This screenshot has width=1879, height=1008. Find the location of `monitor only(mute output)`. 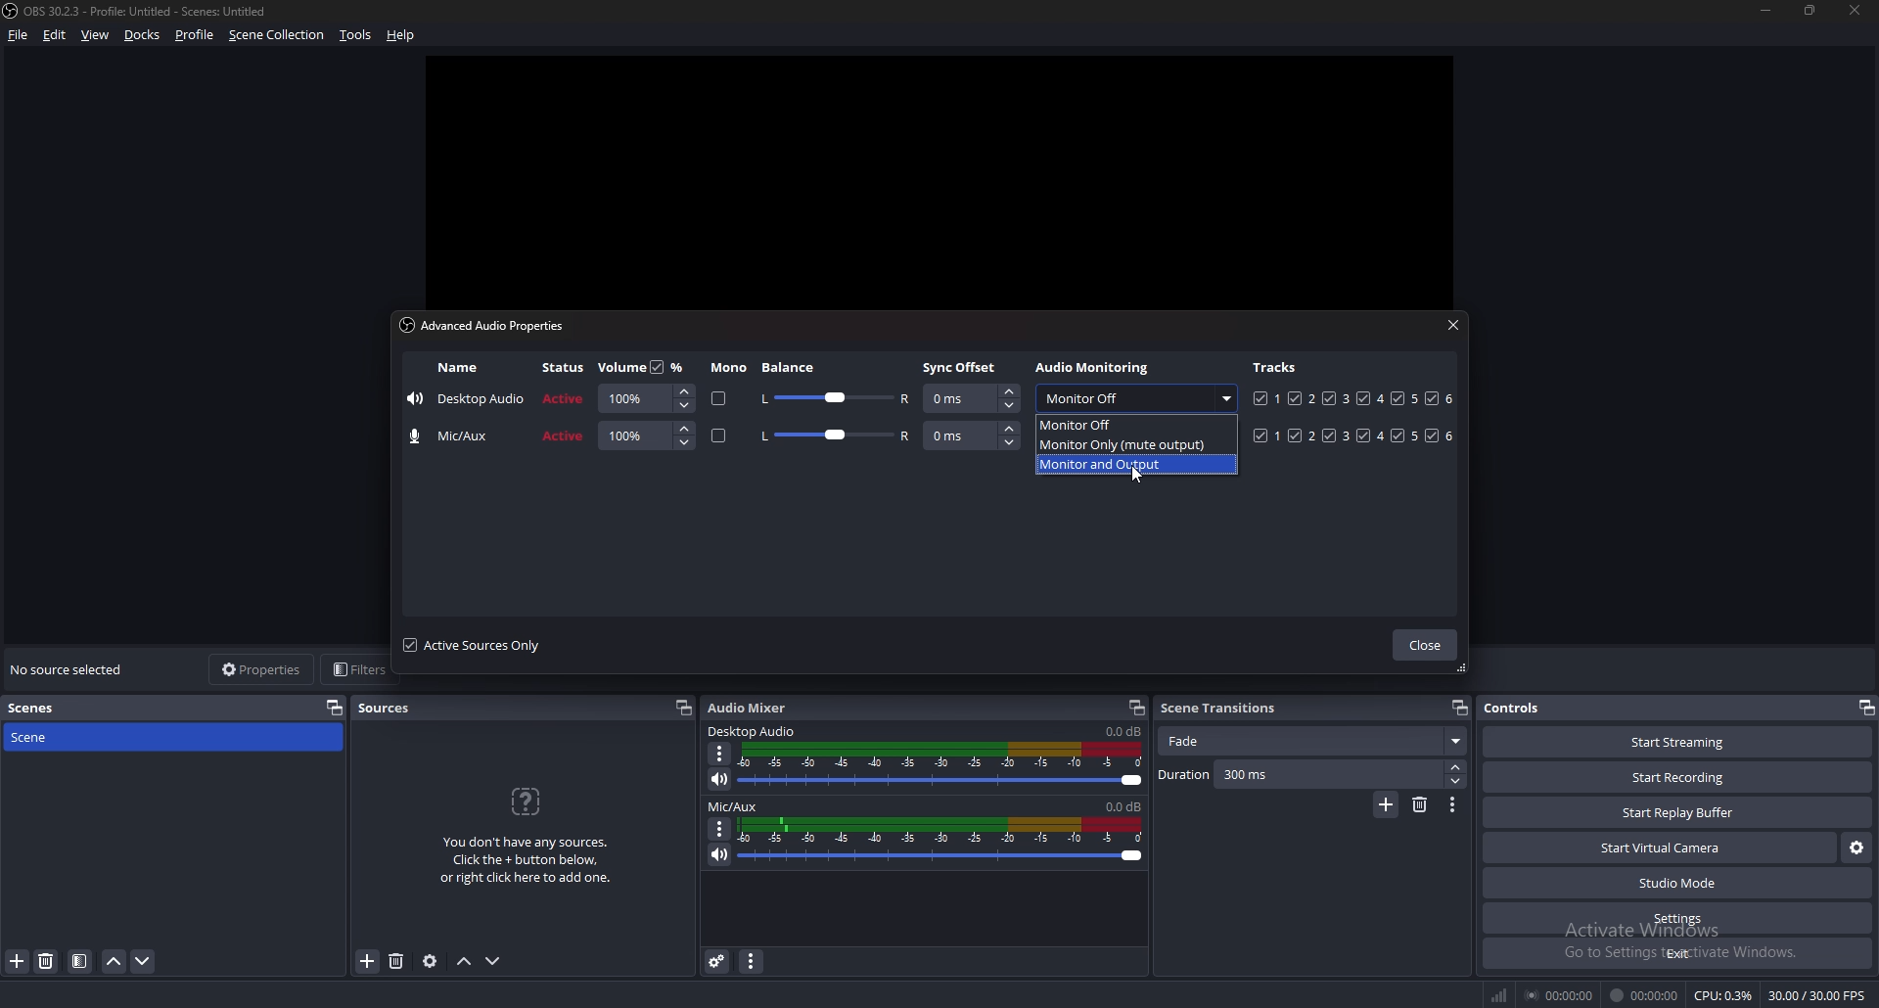

monitor only(mute output) is located at coordinates (1134, 444).